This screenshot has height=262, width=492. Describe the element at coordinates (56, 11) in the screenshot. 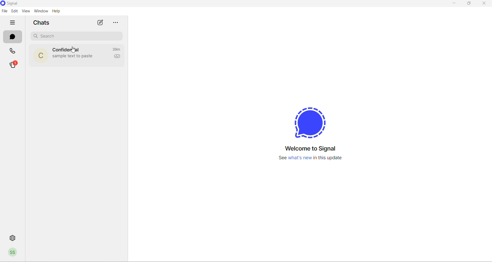

I see `Help` at that location.